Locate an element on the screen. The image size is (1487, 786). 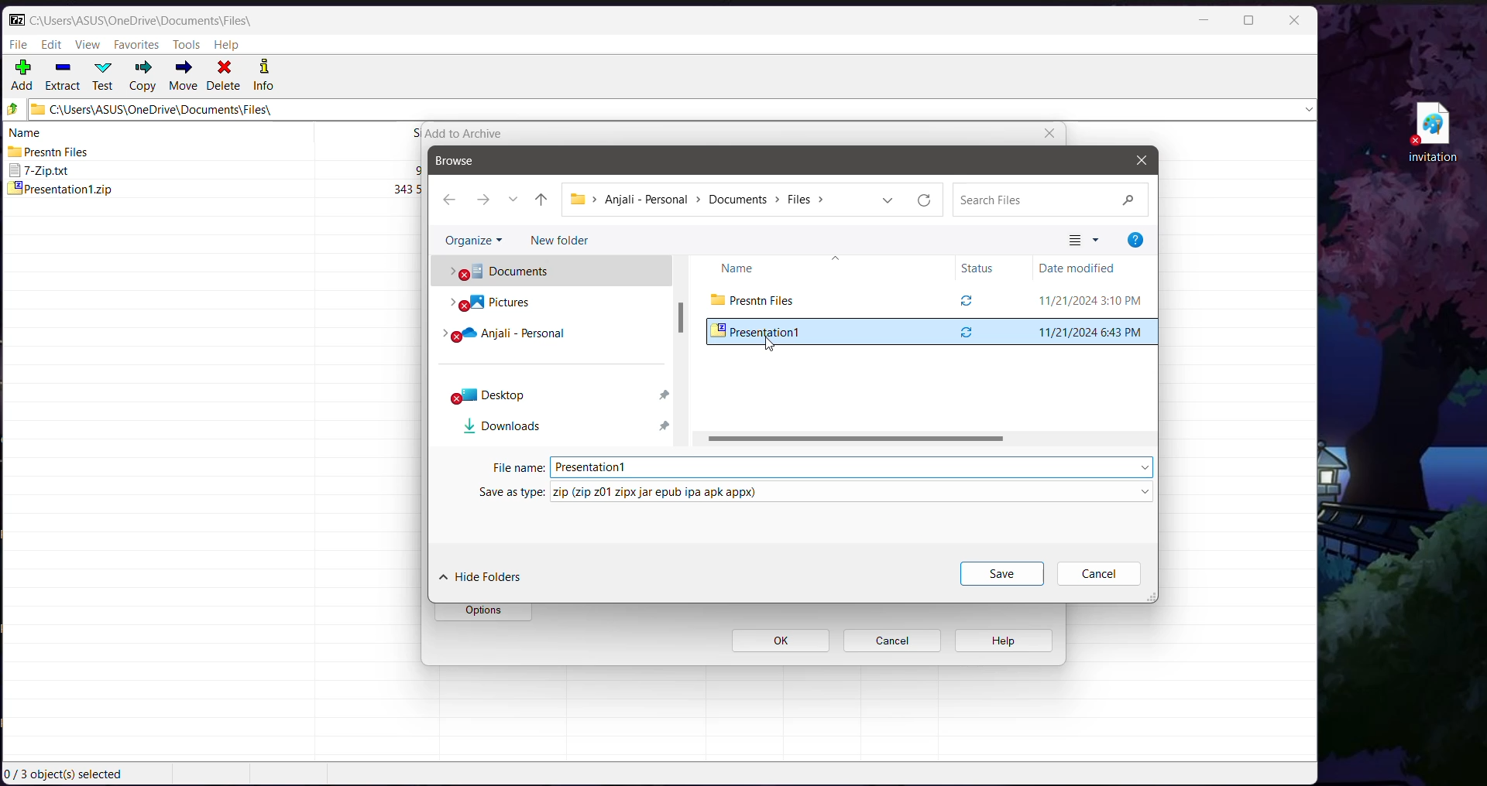
options is located at coordinates (485, 613).